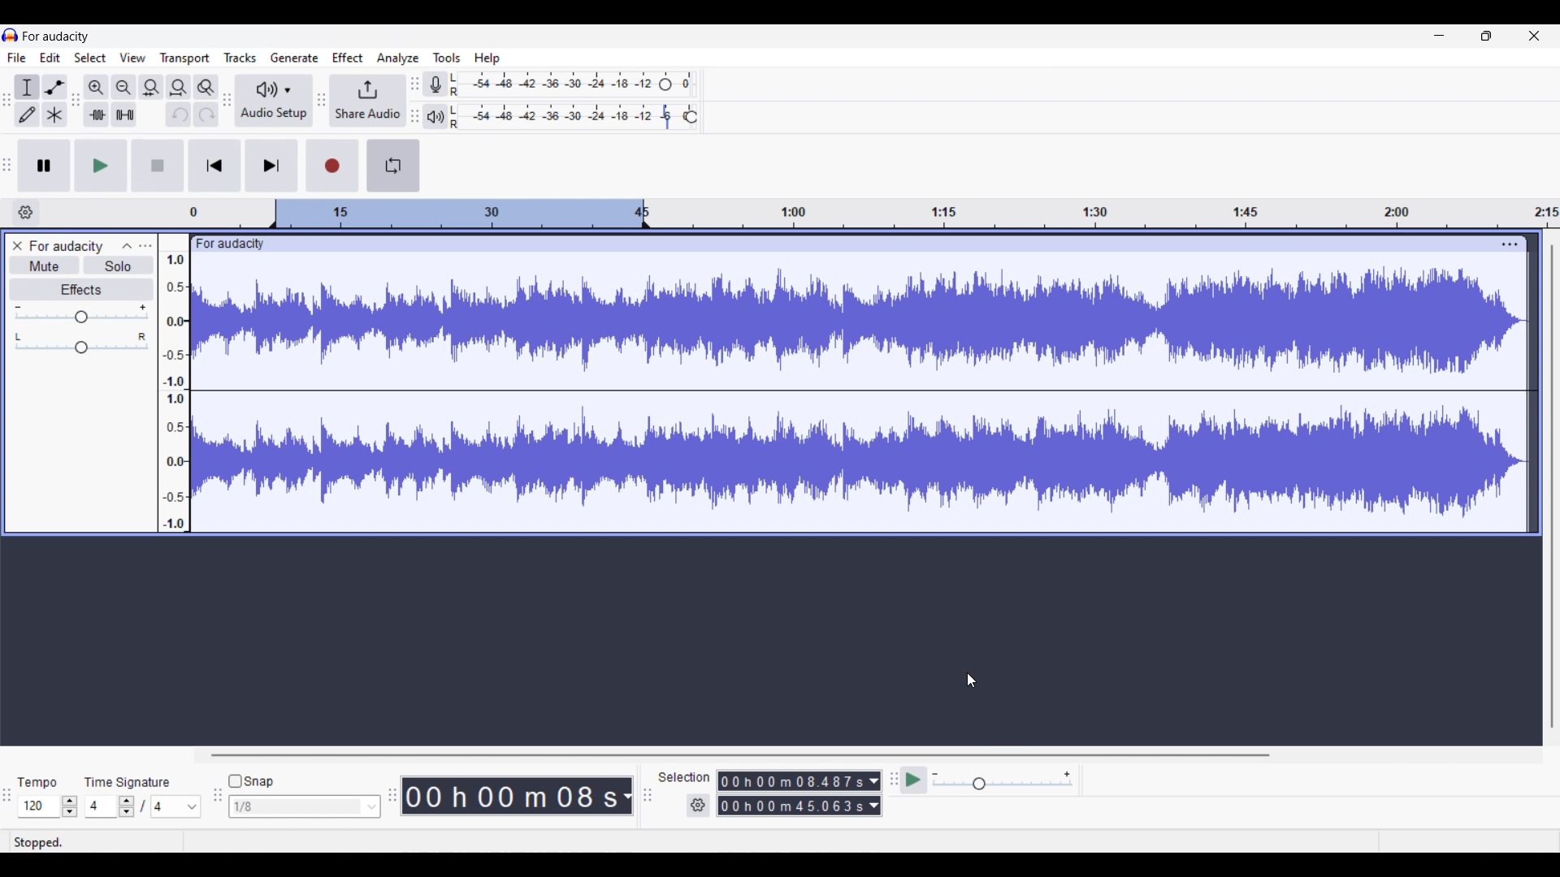  Describe the element at coordinates (180, 88) in the screenshot. I see `Fit project to width` at that location.